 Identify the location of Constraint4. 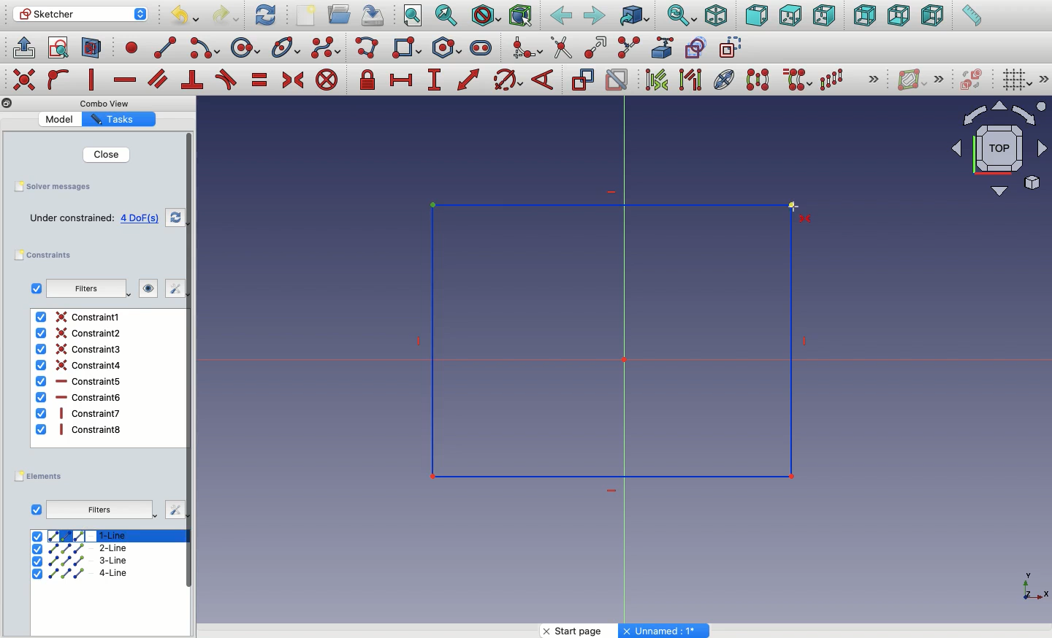
(80, 365).